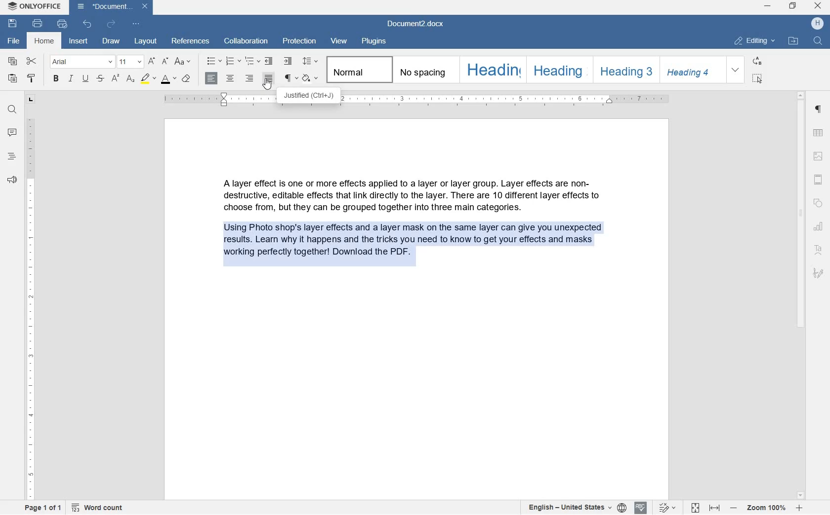  Describe the element at coordinates (86, 79) in the screenshot. I see `UNDERLINE` at that location.